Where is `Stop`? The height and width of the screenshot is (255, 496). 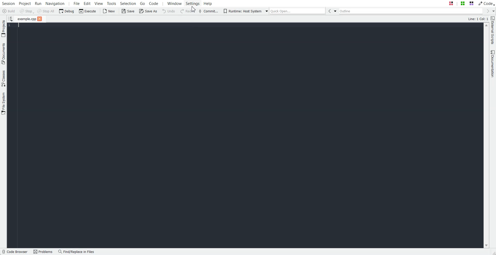
Stop is located at coordinates (27, 11).